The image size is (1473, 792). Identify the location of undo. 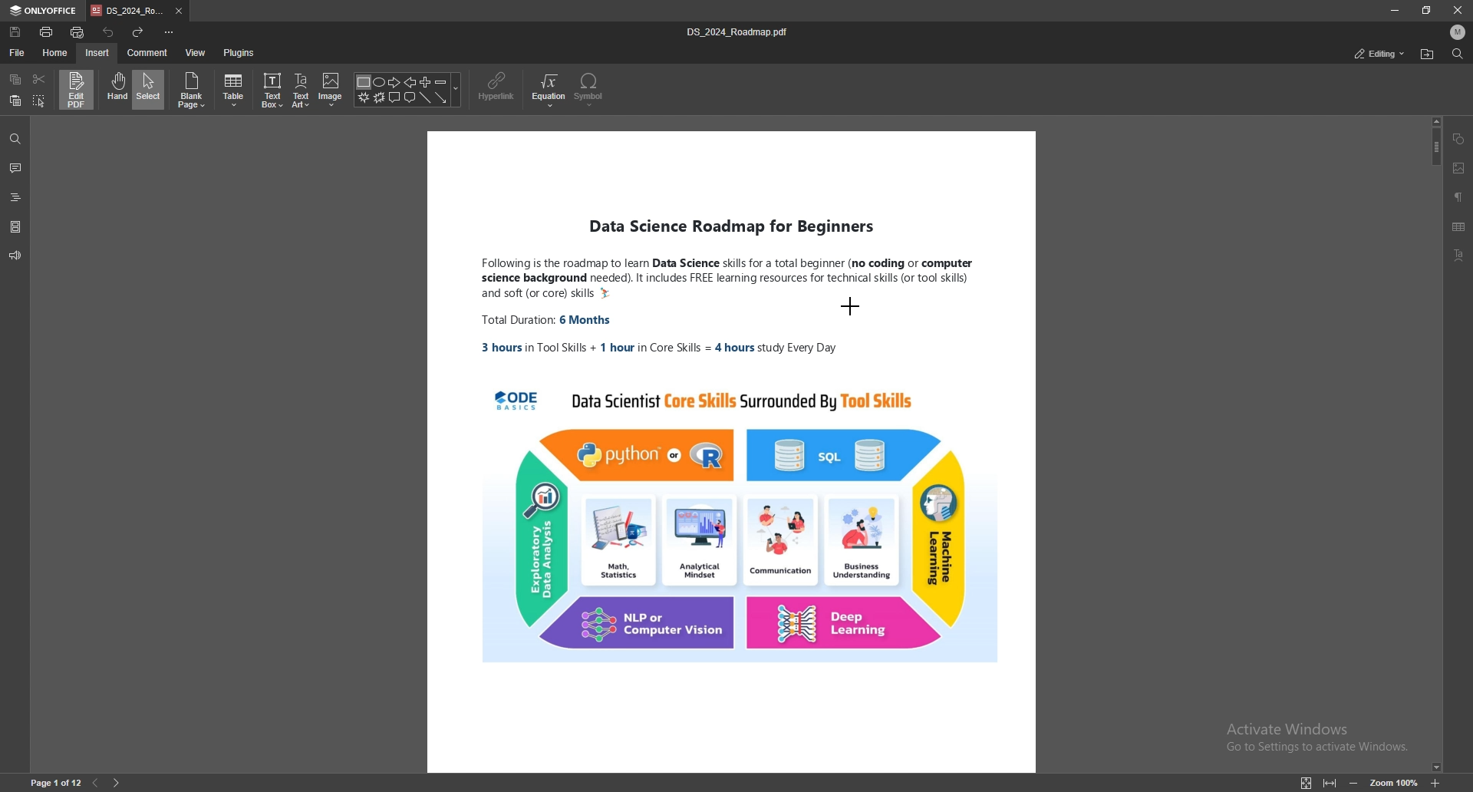
(109, 31).